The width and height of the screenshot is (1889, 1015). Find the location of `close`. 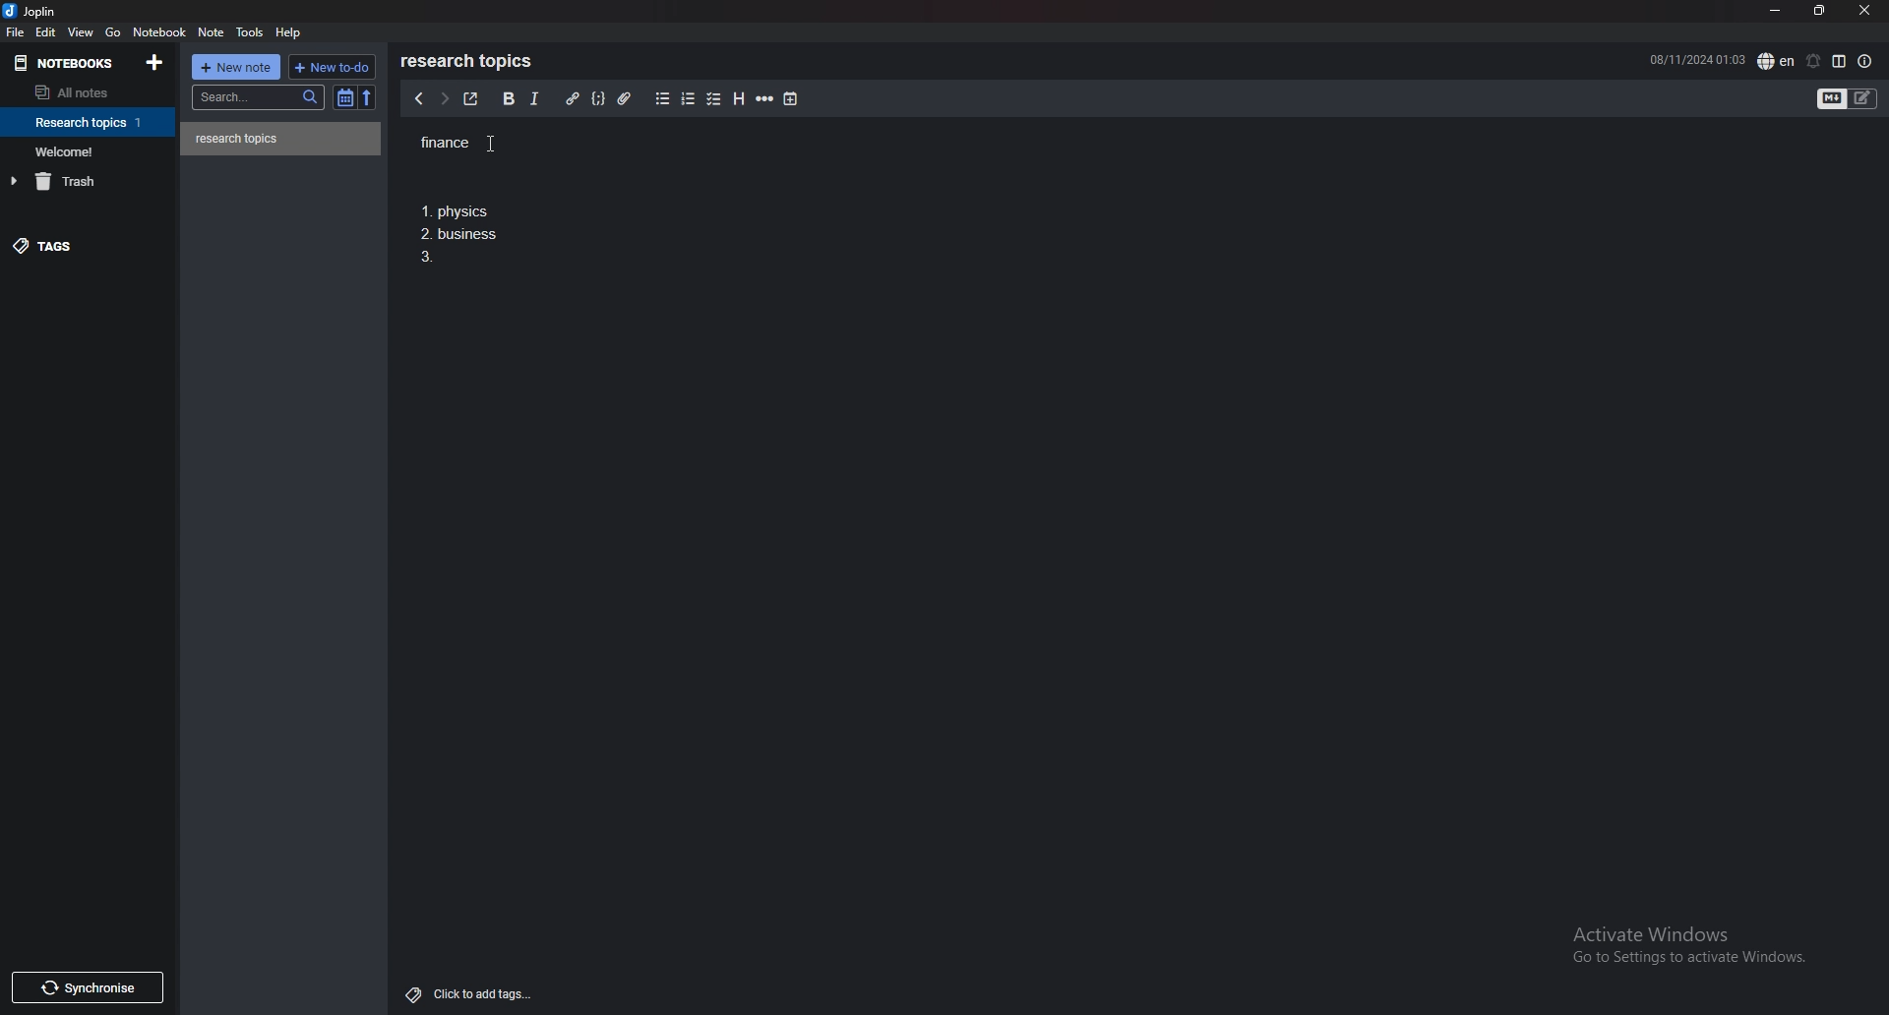

close is located at coordinates (1864, 12).